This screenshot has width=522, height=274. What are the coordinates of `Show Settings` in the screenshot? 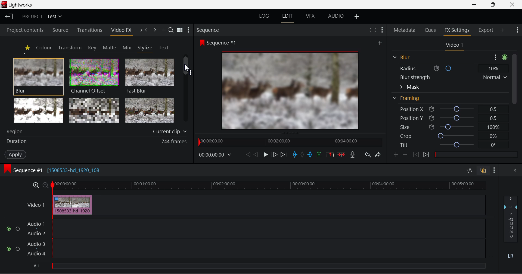 It's located at (382, 29).